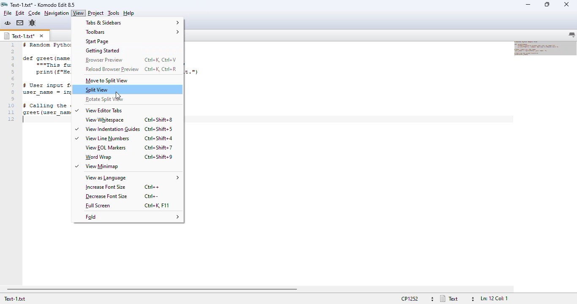 This screenshot has width=577, height=304. Describe the element at coordinates (106, 196) in the screenshot. I see `decrease font size` at that location.